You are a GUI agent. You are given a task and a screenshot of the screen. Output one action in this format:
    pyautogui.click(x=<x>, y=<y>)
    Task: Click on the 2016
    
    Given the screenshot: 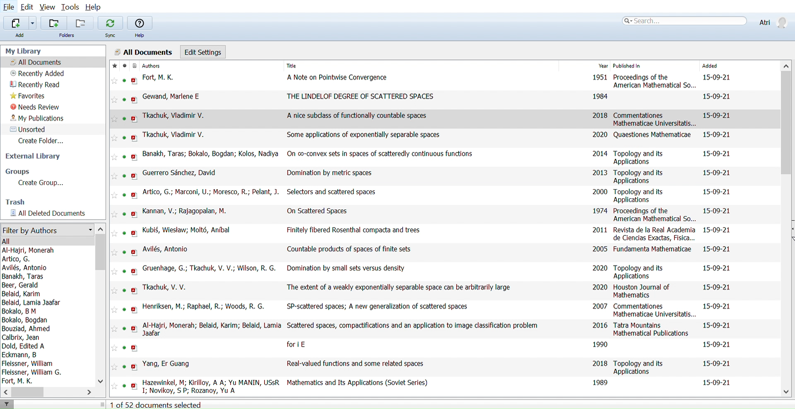 What is the action you would take?
    pyautogui.click(x=600, y=325)
    